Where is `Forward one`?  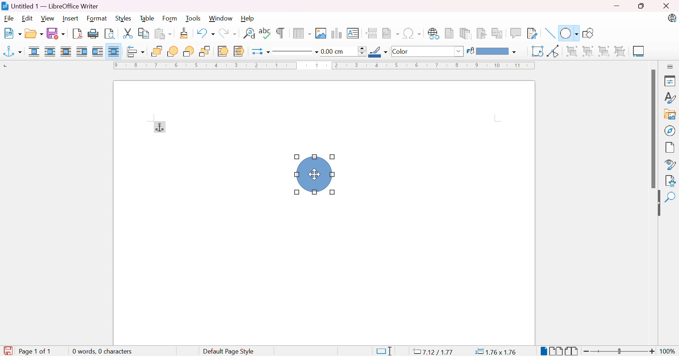 Forward one is located at coordinates (172, 51).